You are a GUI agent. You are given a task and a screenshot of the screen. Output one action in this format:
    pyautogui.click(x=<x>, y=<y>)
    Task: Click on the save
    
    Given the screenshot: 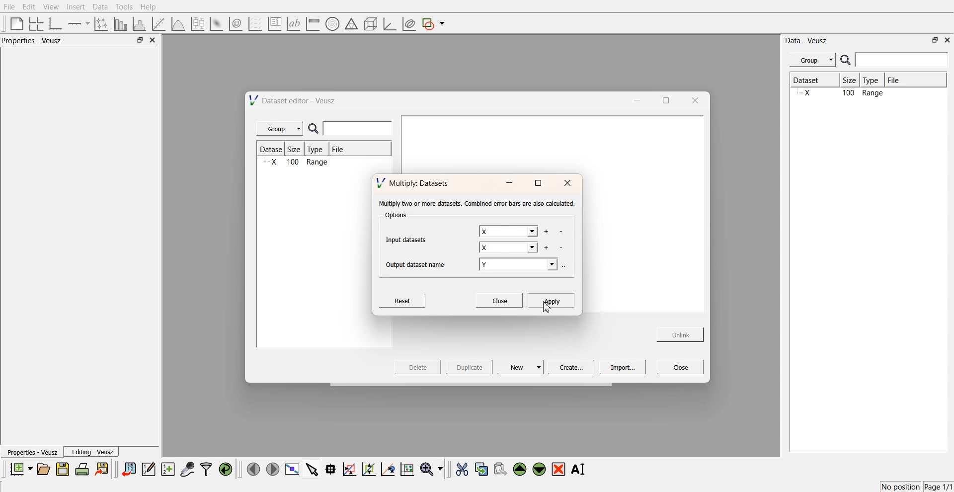 What is the action you would take?
    pyautogui.click(x=64, y=469)
    